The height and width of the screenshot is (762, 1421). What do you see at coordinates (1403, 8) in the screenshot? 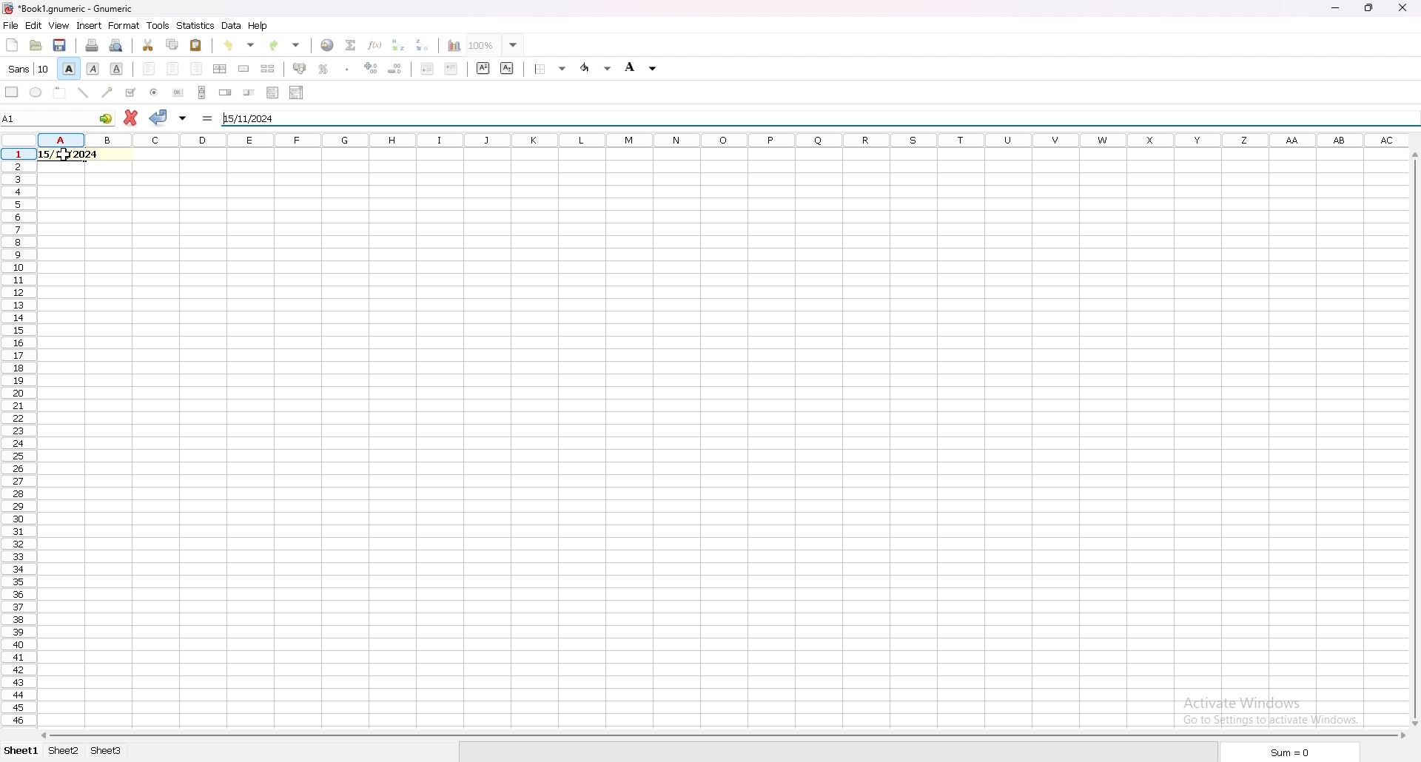
I see `close` at bounding box center [1403, 8].